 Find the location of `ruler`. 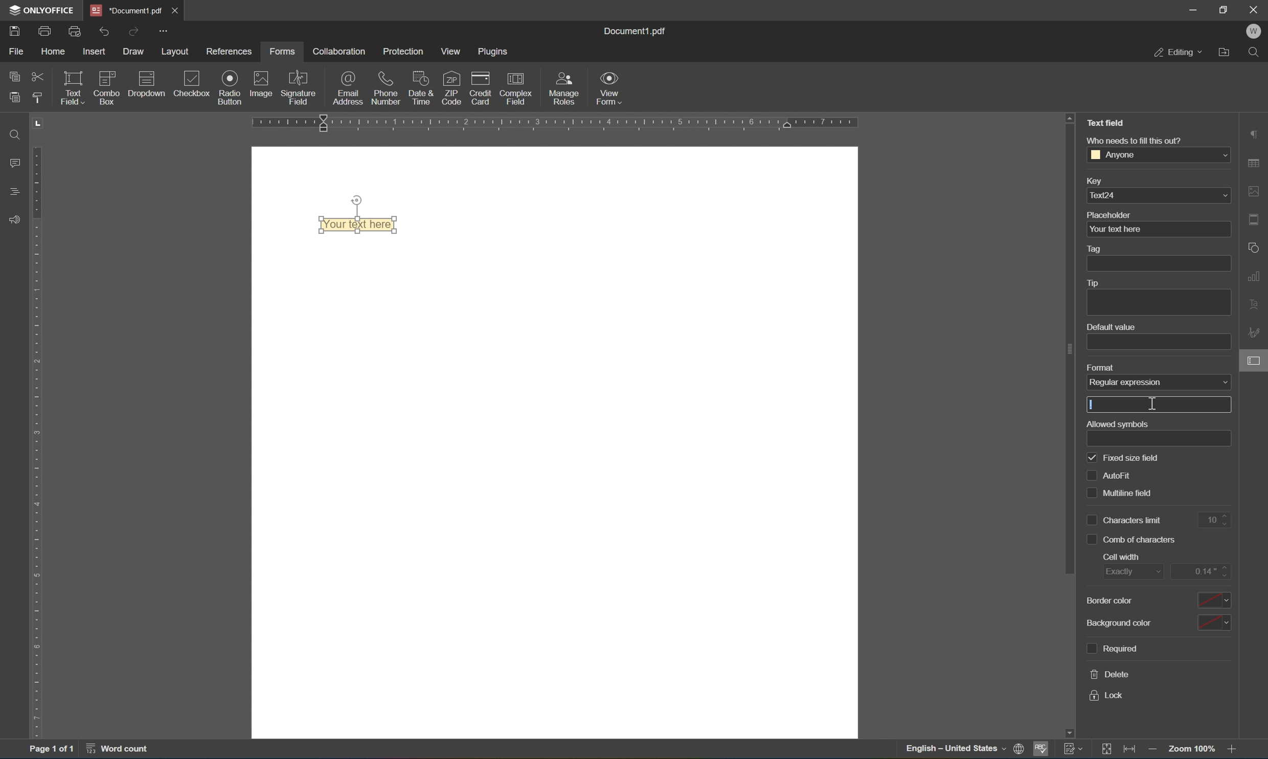

ruler is located at coordinates (39, 441).